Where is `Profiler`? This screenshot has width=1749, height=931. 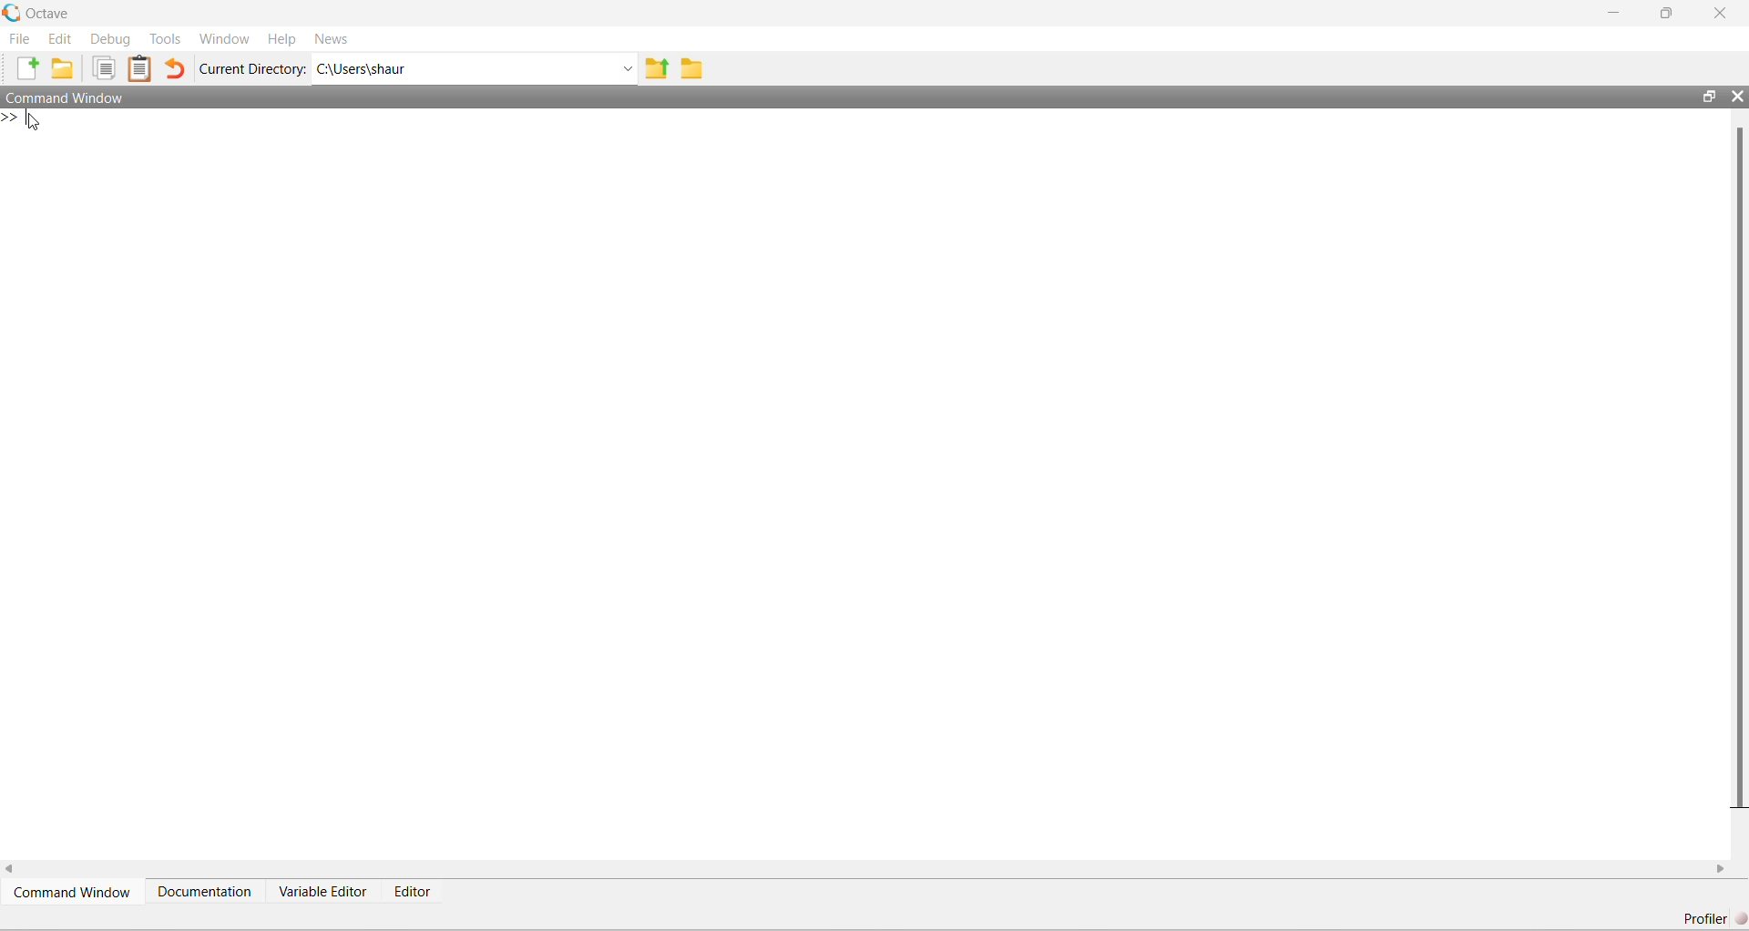 Profiler is located at coordinates (1705, 919).